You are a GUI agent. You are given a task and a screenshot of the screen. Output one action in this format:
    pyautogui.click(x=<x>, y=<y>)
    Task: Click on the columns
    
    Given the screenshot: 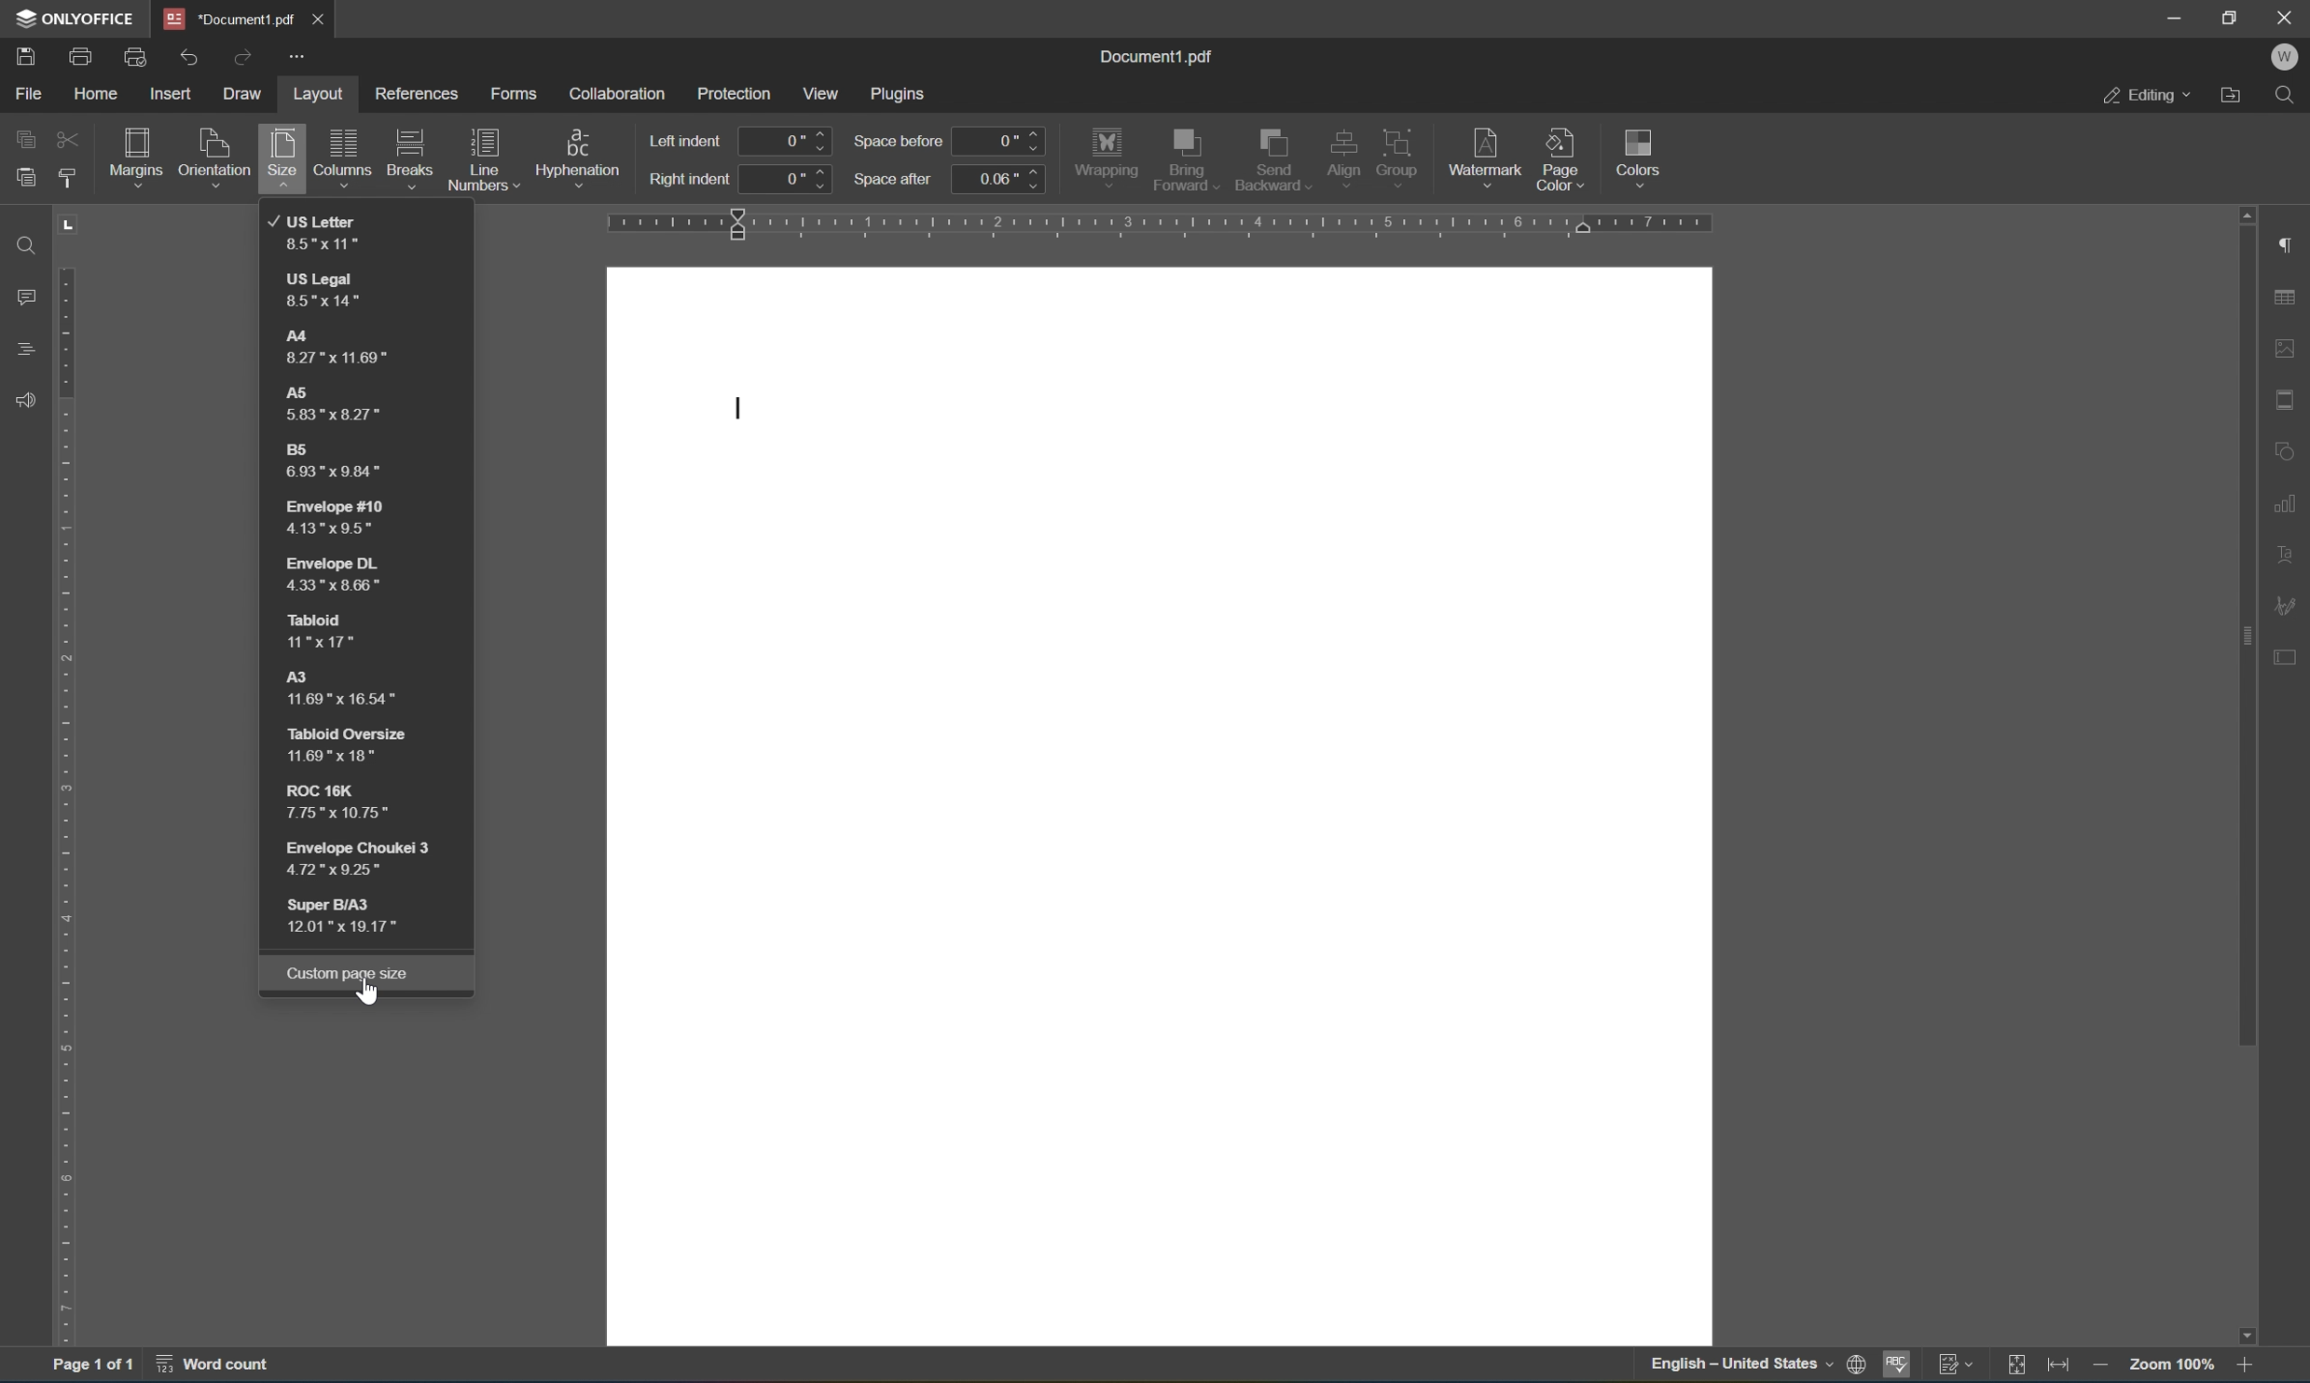 What is the action you would take?
    pyautogui.click(x=341, y=148)
    